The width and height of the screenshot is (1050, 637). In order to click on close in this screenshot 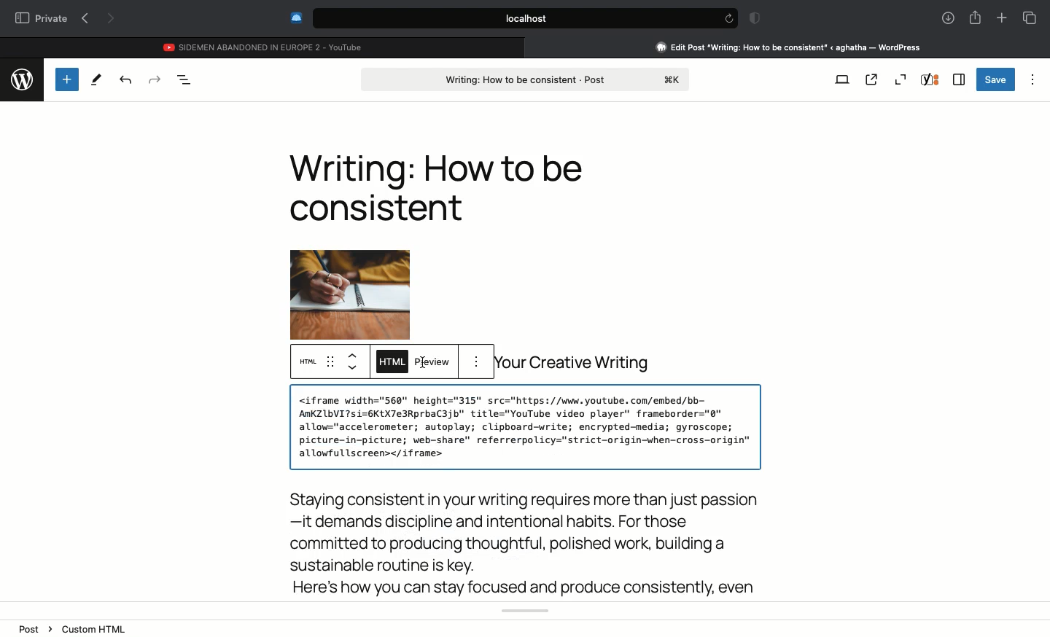, I will do `click(532, 47)`.